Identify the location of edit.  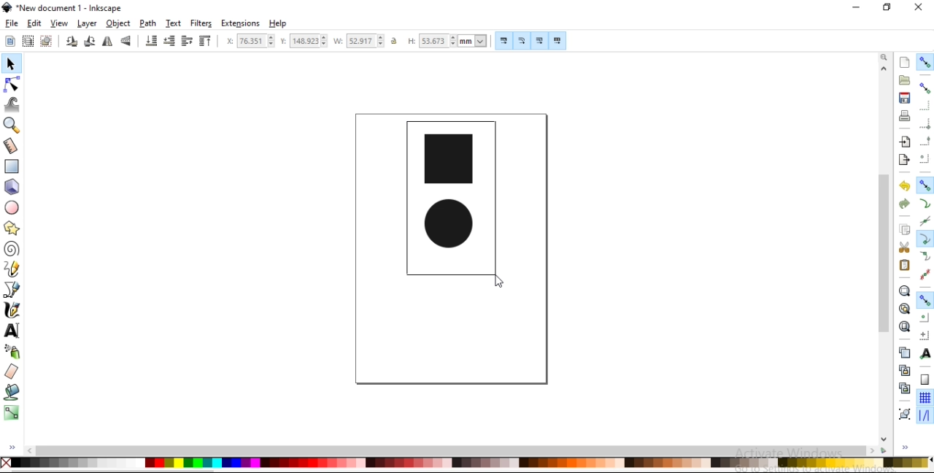
(34, 23).